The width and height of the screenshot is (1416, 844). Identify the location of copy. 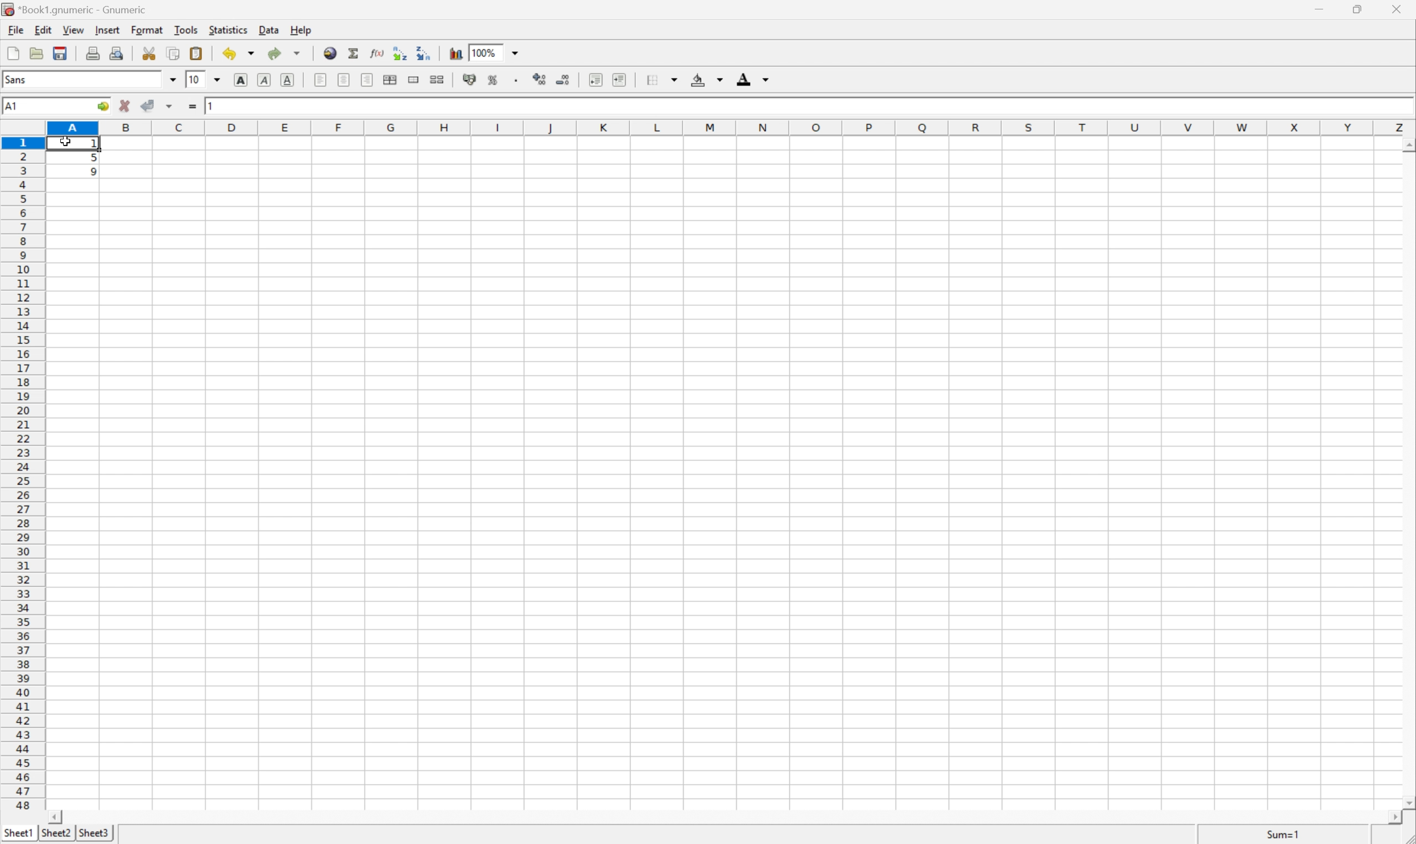
(173, 53).